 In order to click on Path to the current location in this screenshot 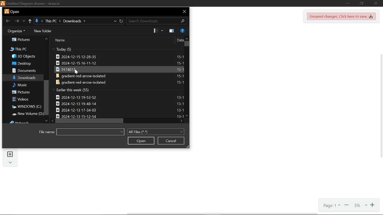, I will do `click(61, 21)`.